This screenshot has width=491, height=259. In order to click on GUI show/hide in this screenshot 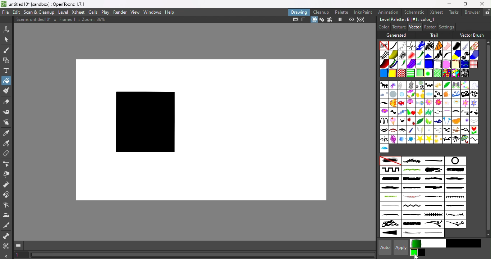, I will do `click(19, 246)`.